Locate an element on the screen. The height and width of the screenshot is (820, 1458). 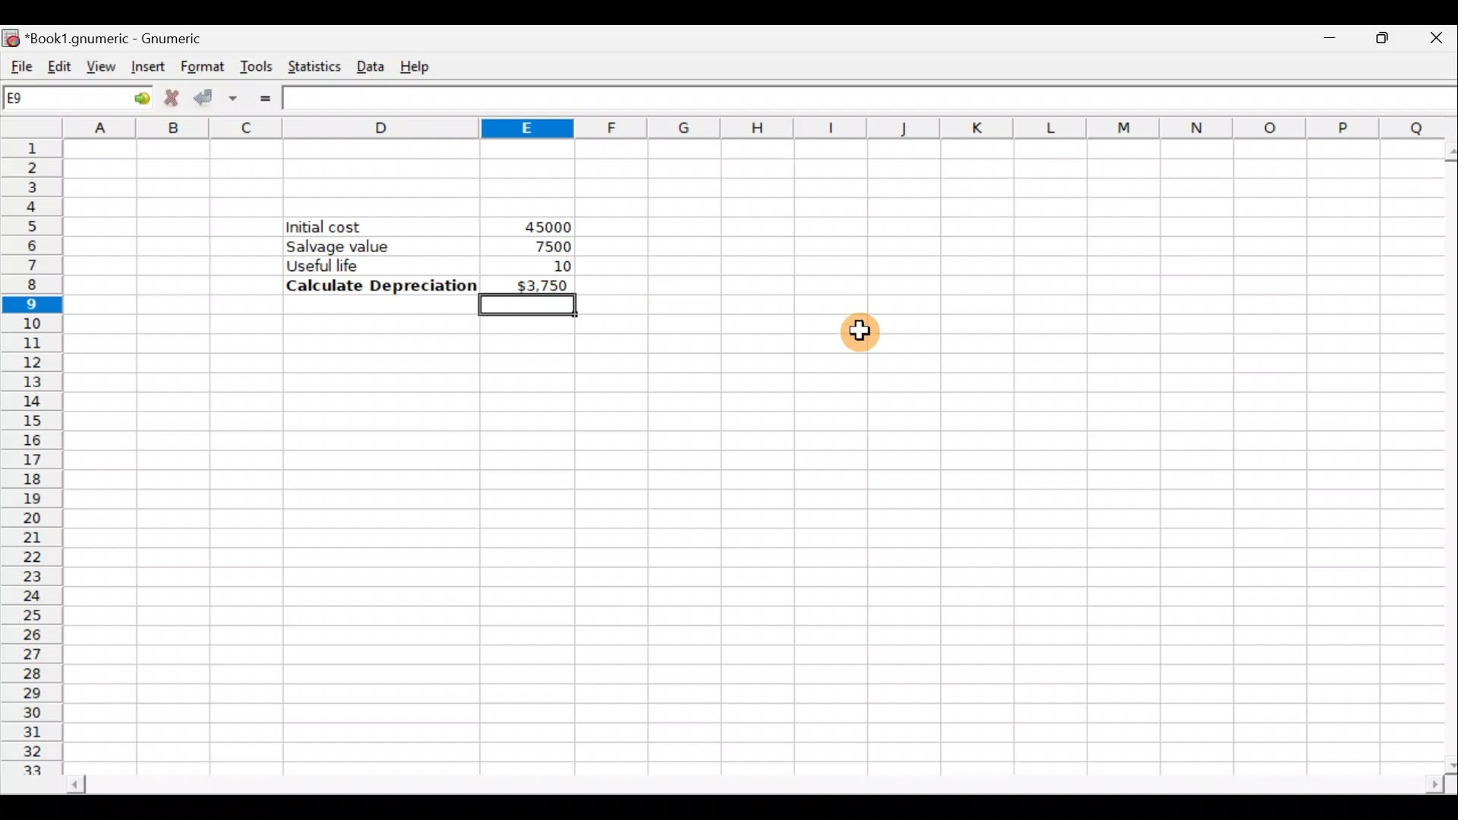
10 is located at coordinates (557, 264).